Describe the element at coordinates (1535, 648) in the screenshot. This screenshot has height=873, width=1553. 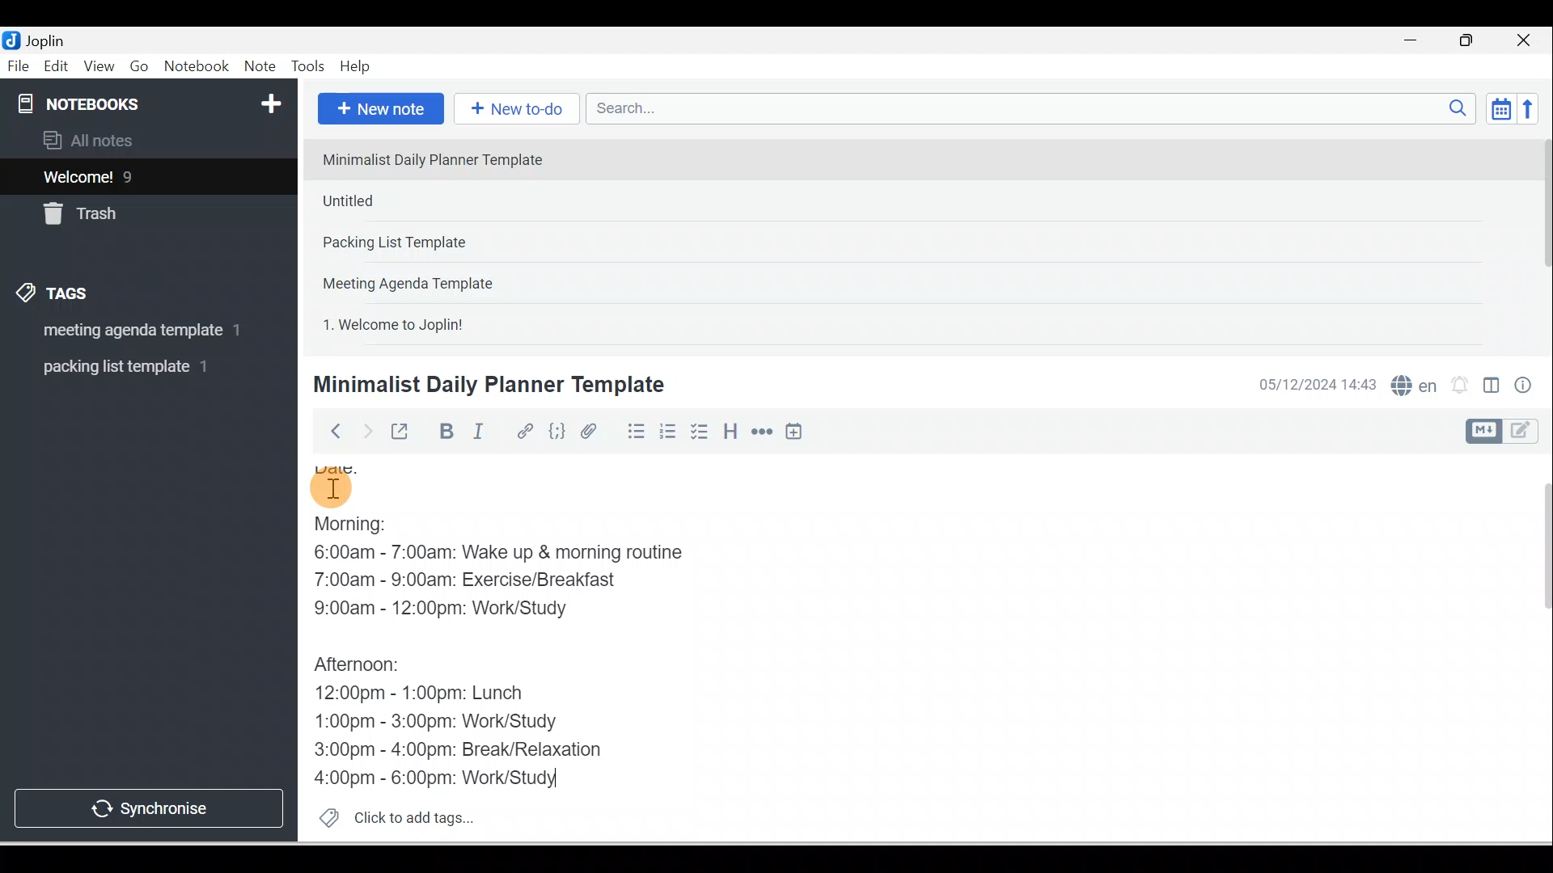
I see `Scroll bar` at that location.